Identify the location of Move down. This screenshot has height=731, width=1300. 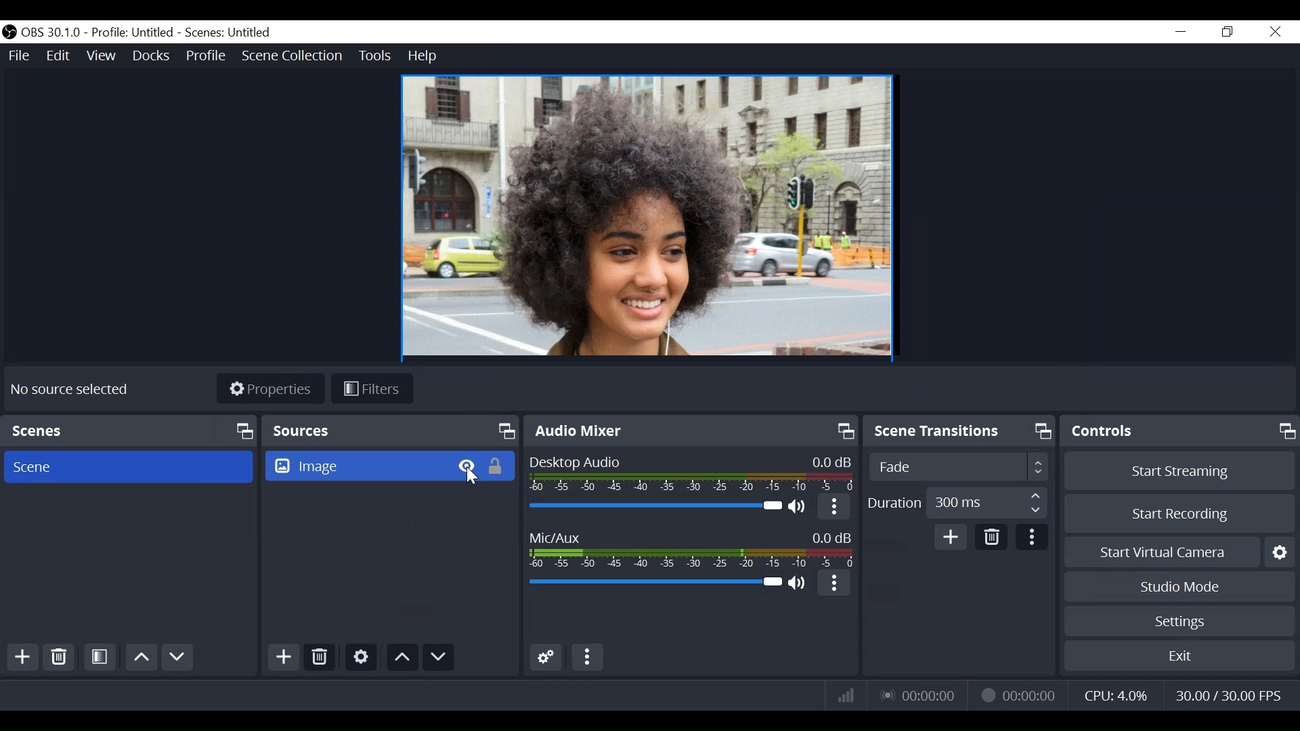
(177, 657).